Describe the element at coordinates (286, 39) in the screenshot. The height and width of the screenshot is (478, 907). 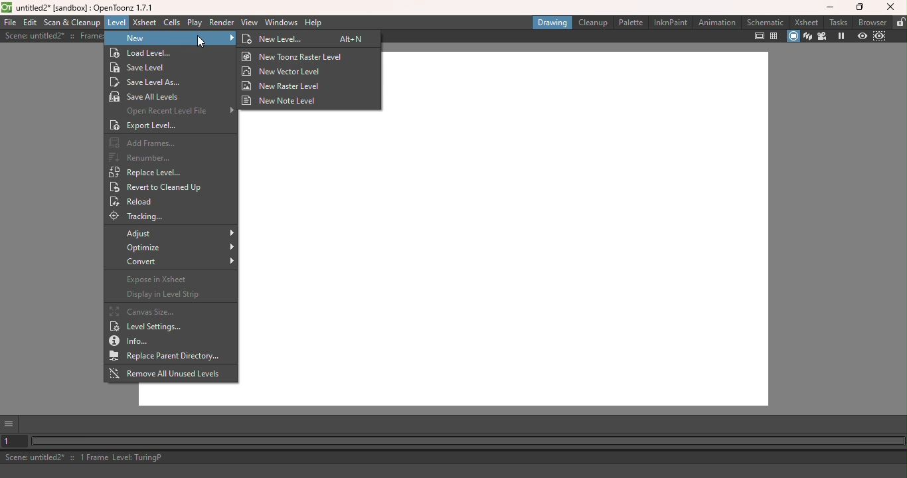
I see `New level` at that location.